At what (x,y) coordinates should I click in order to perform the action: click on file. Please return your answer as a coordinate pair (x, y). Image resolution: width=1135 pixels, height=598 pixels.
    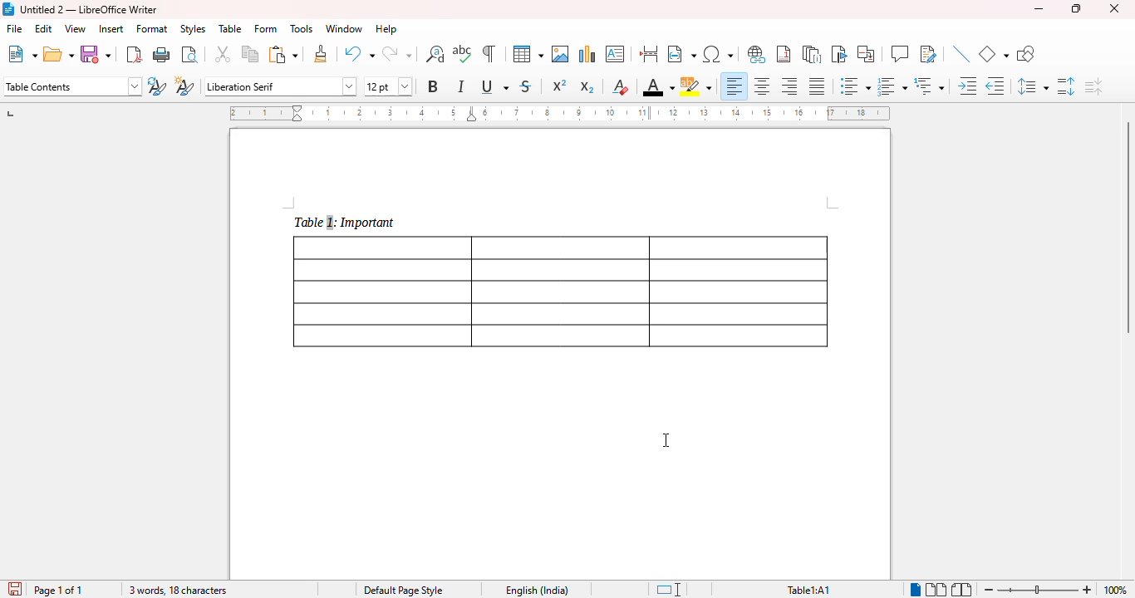
    Looking at the image, I should click on (14, 28).